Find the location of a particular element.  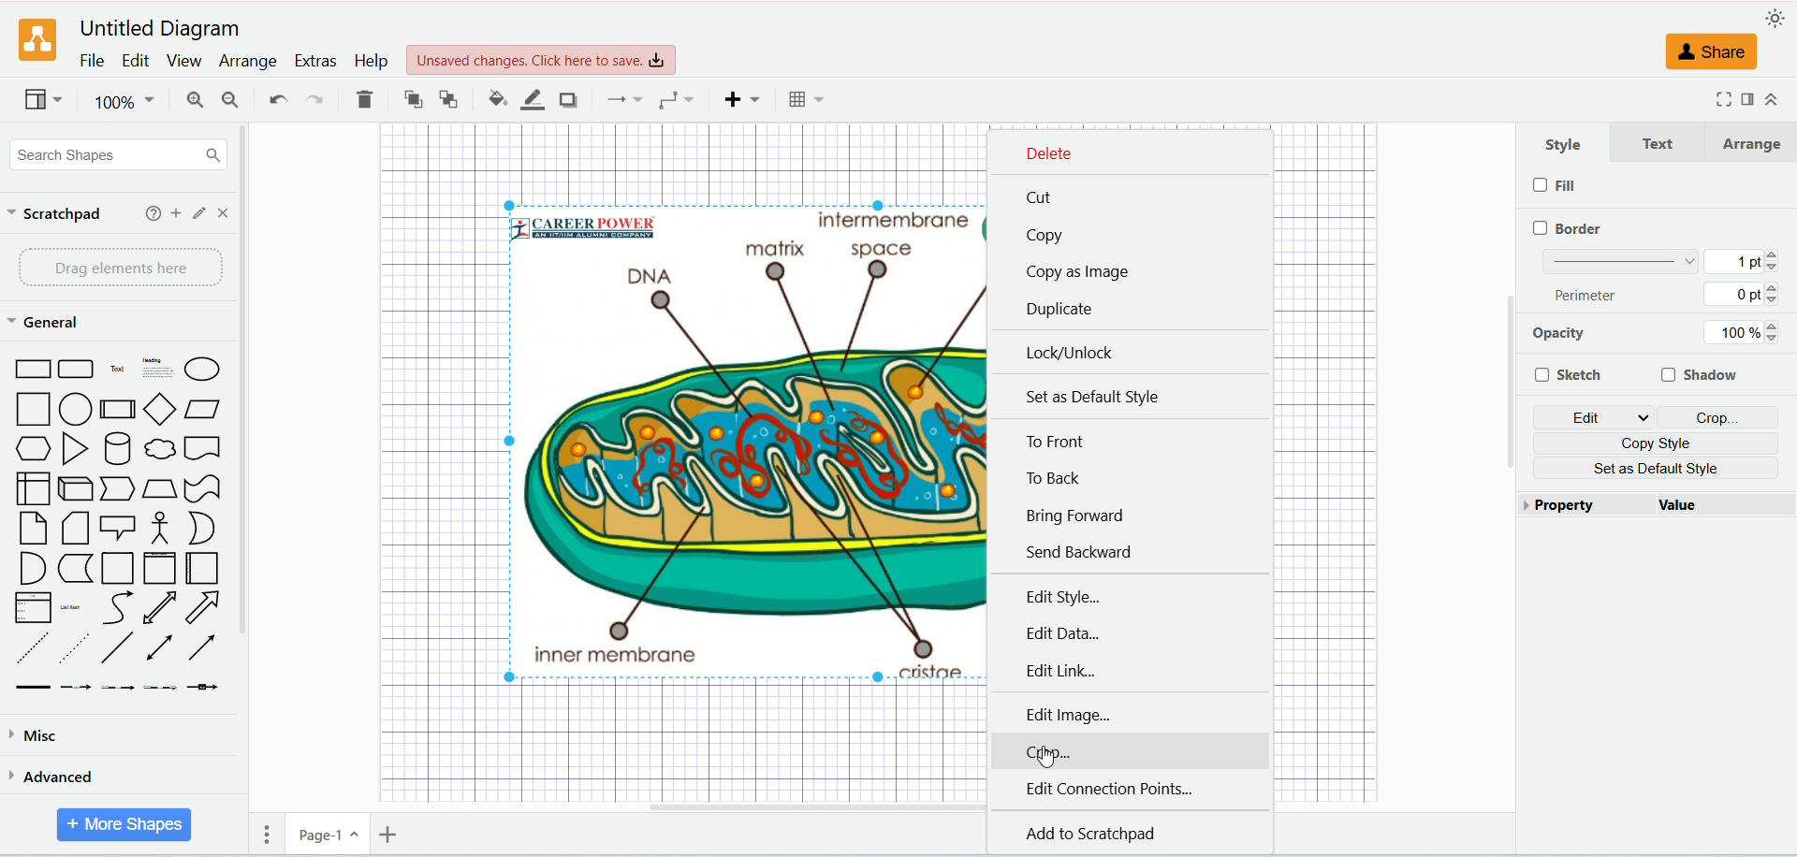

appearance is located at coordinates (1779, 18).